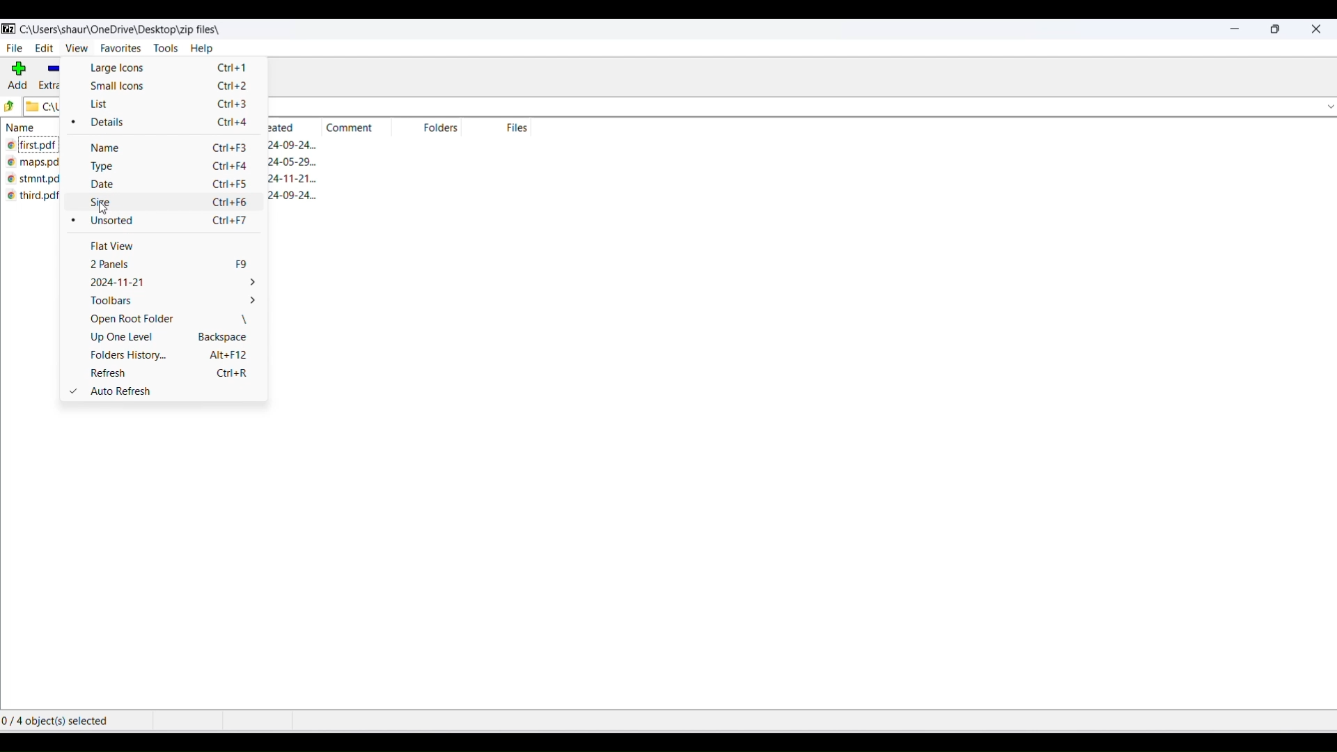 Image resolution: width=1337 pixels, height=752 pixels. Describe the element at coordinates (170, 338) in the screenshot. I see `up one level` at that location.